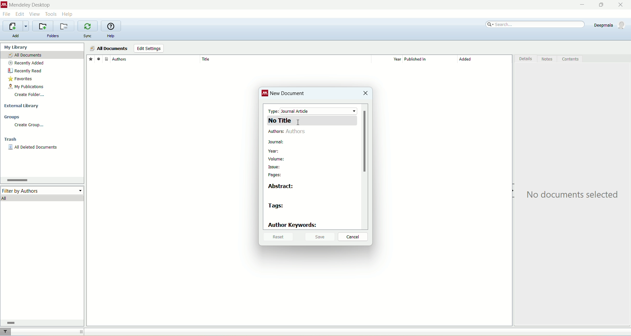 Image resolution: width=631 pixels, height=336 pixels. I want to click on help, so click(68, 14).